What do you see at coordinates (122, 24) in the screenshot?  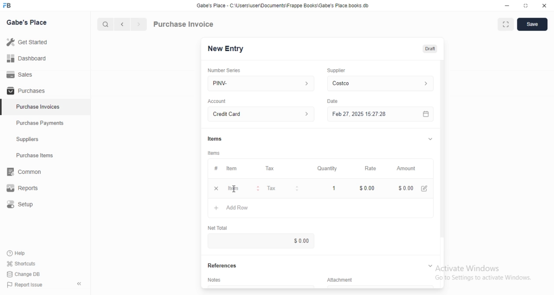 I see `Previous button` at bounding box center [122, 24].